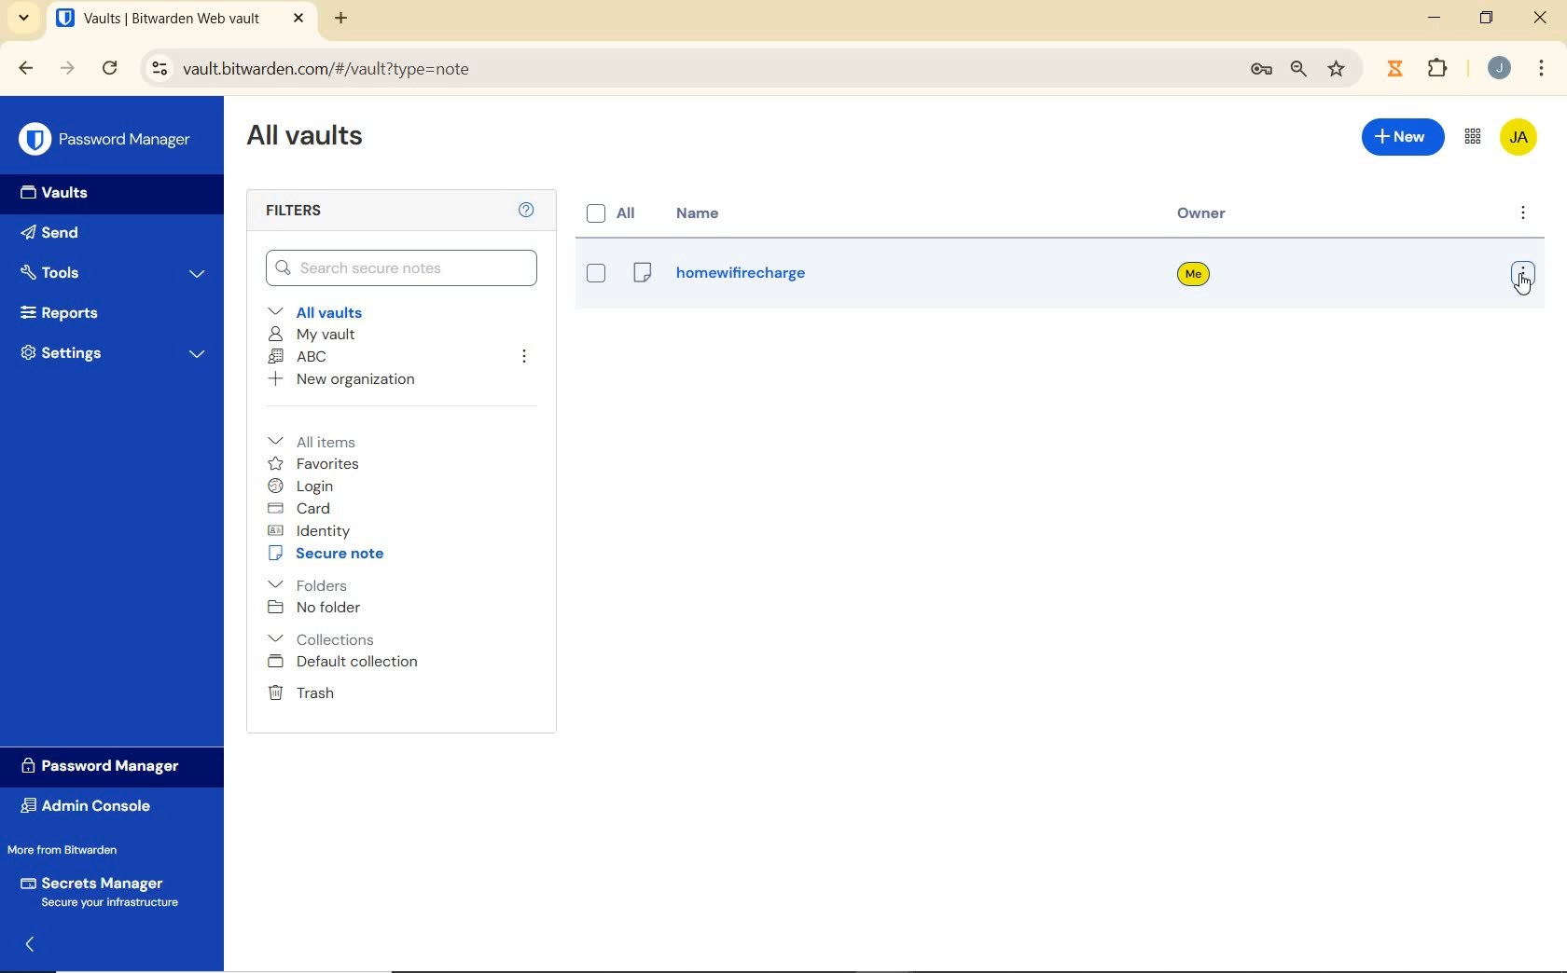 The height and width of the screenshot is (973, 1567). I want to click on name, so click(704, 212).